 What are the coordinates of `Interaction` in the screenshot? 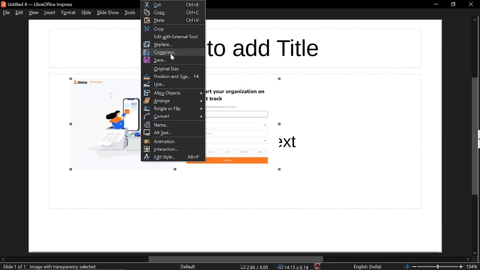 It's located at (173, 149).